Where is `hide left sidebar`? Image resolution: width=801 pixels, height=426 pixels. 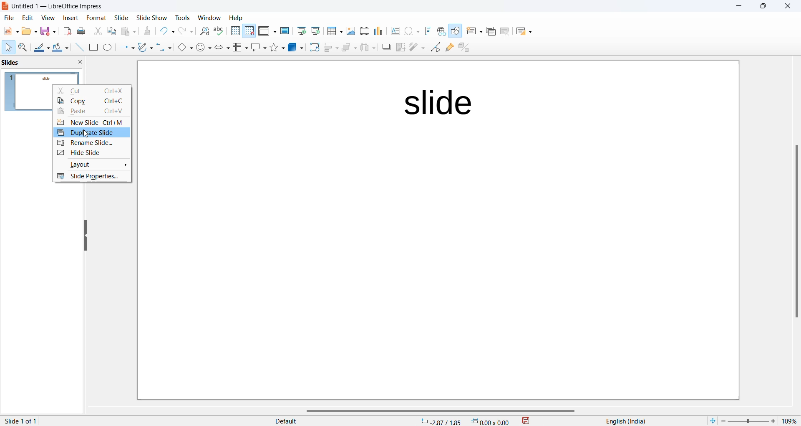
hide left sidebar is located at coordinates (86, 235).